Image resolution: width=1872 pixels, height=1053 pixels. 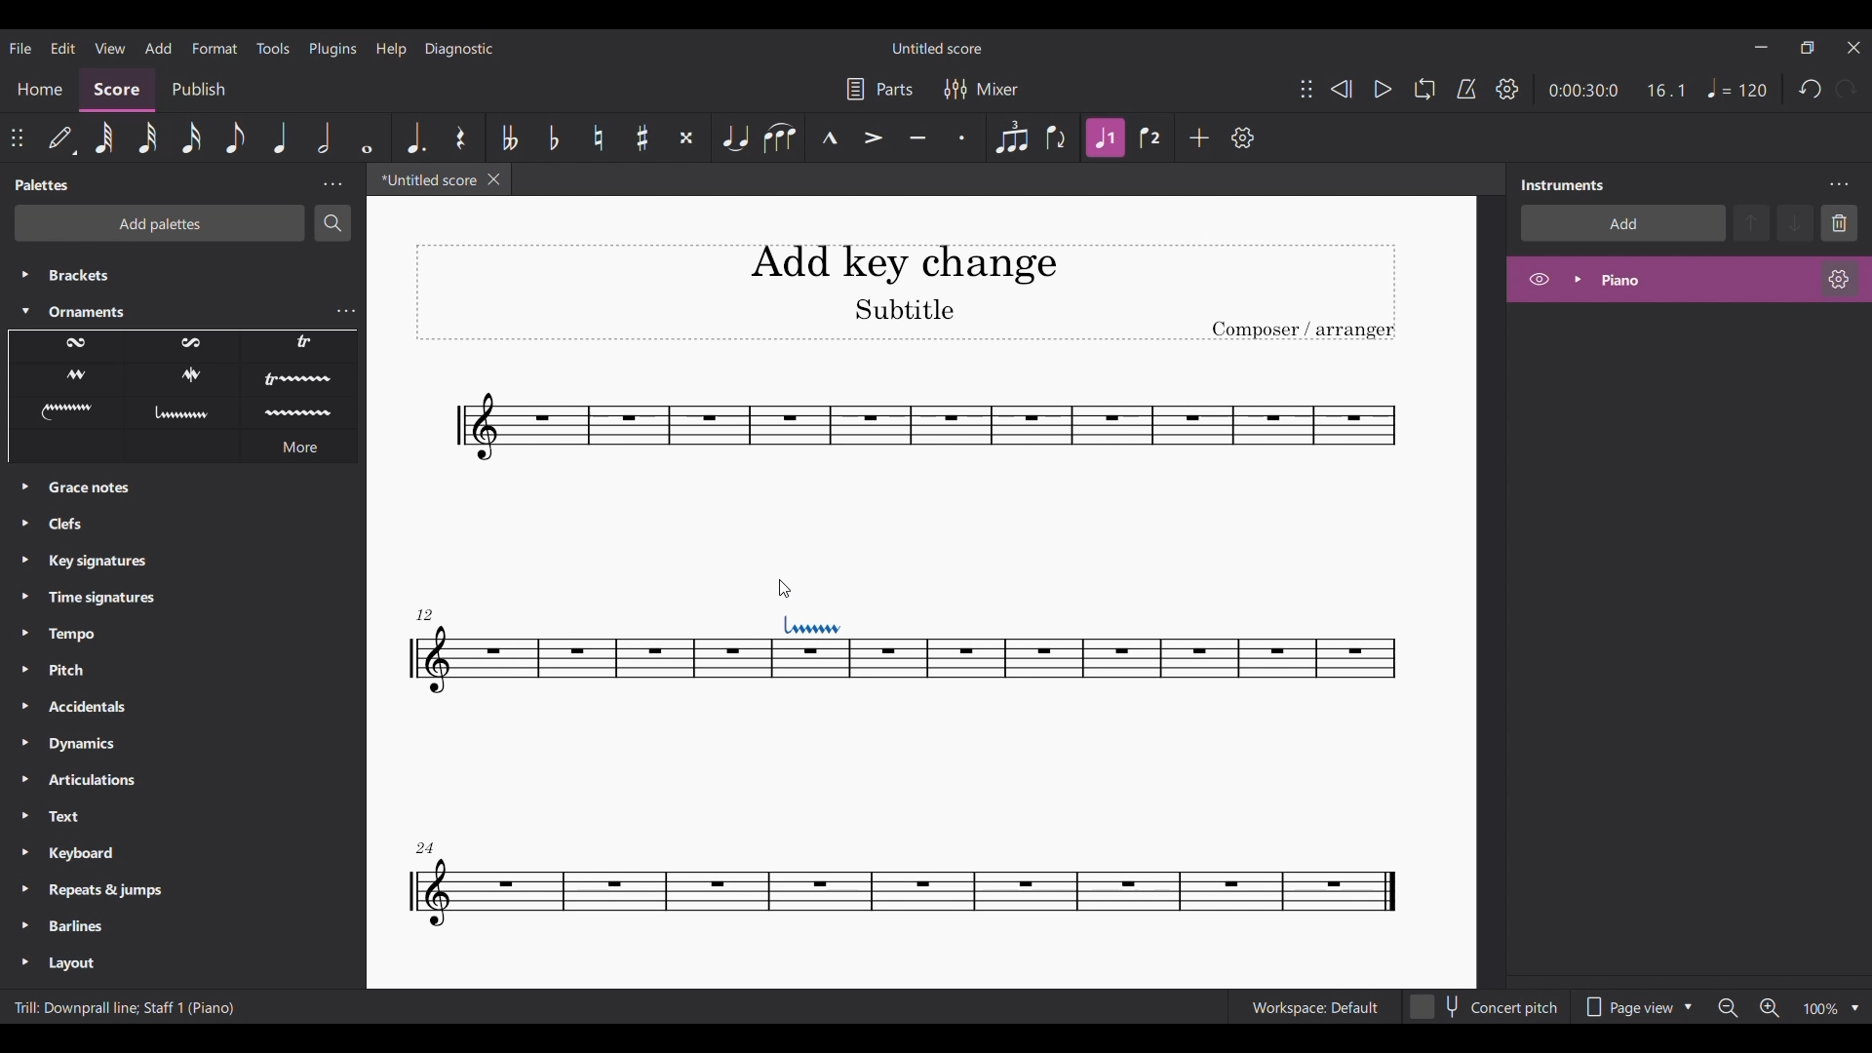 I want to click on Zoom options, so click(x=1855, y=1008).